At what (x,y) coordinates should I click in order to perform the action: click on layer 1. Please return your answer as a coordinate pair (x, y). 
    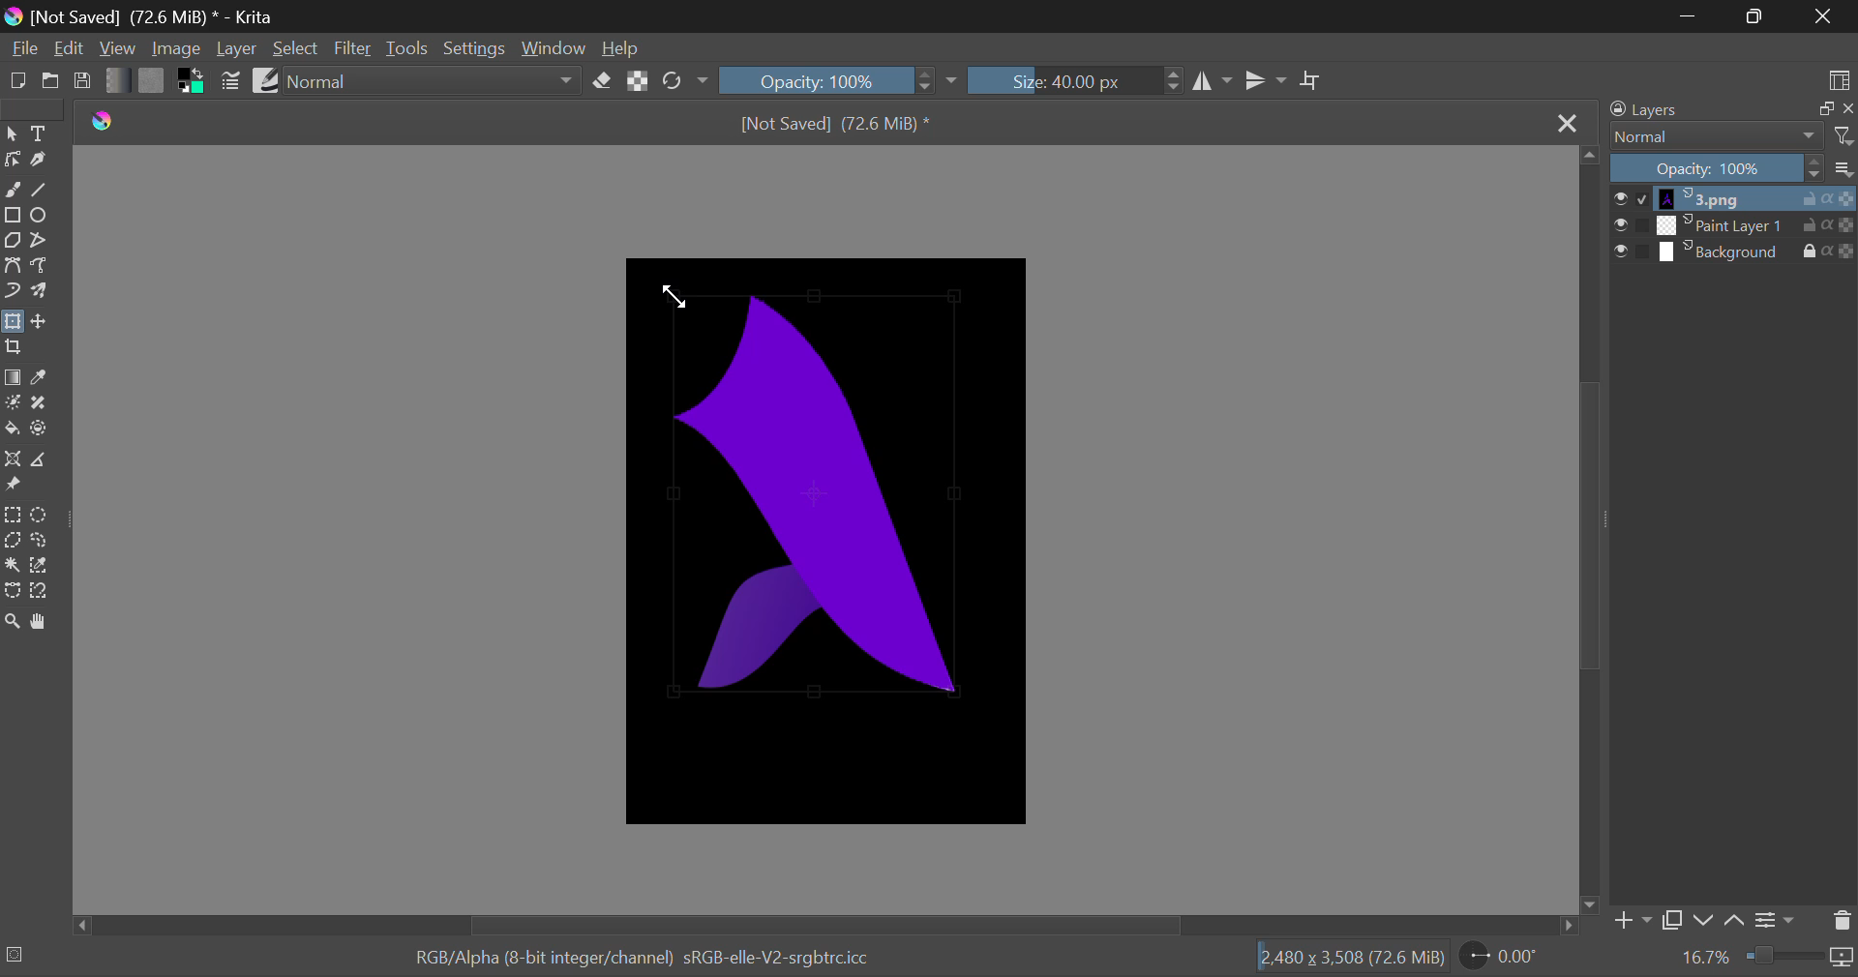
    Looking at the image, I should click on (1724, 199).